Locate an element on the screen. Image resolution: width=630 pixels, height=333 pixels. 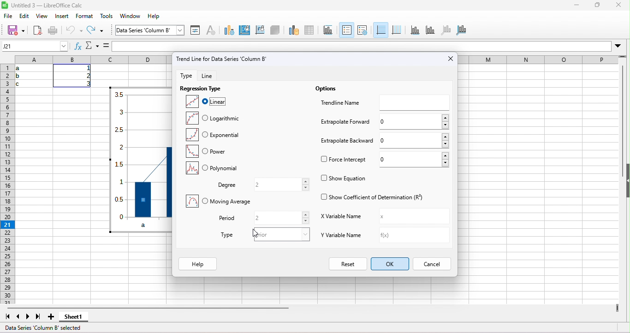
x axis is located at coordinates (416, 30).